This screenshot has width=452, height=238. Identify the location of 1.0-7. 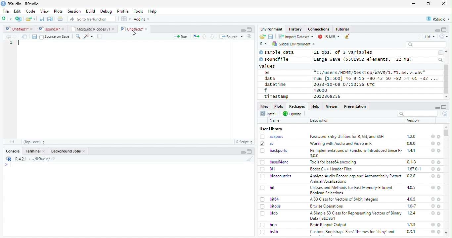
(412, 206).